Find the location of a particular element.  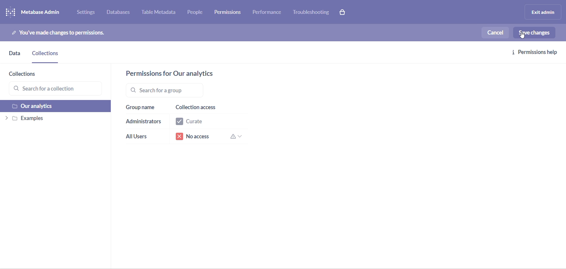

our analytics is located at coordinates (52, 106).